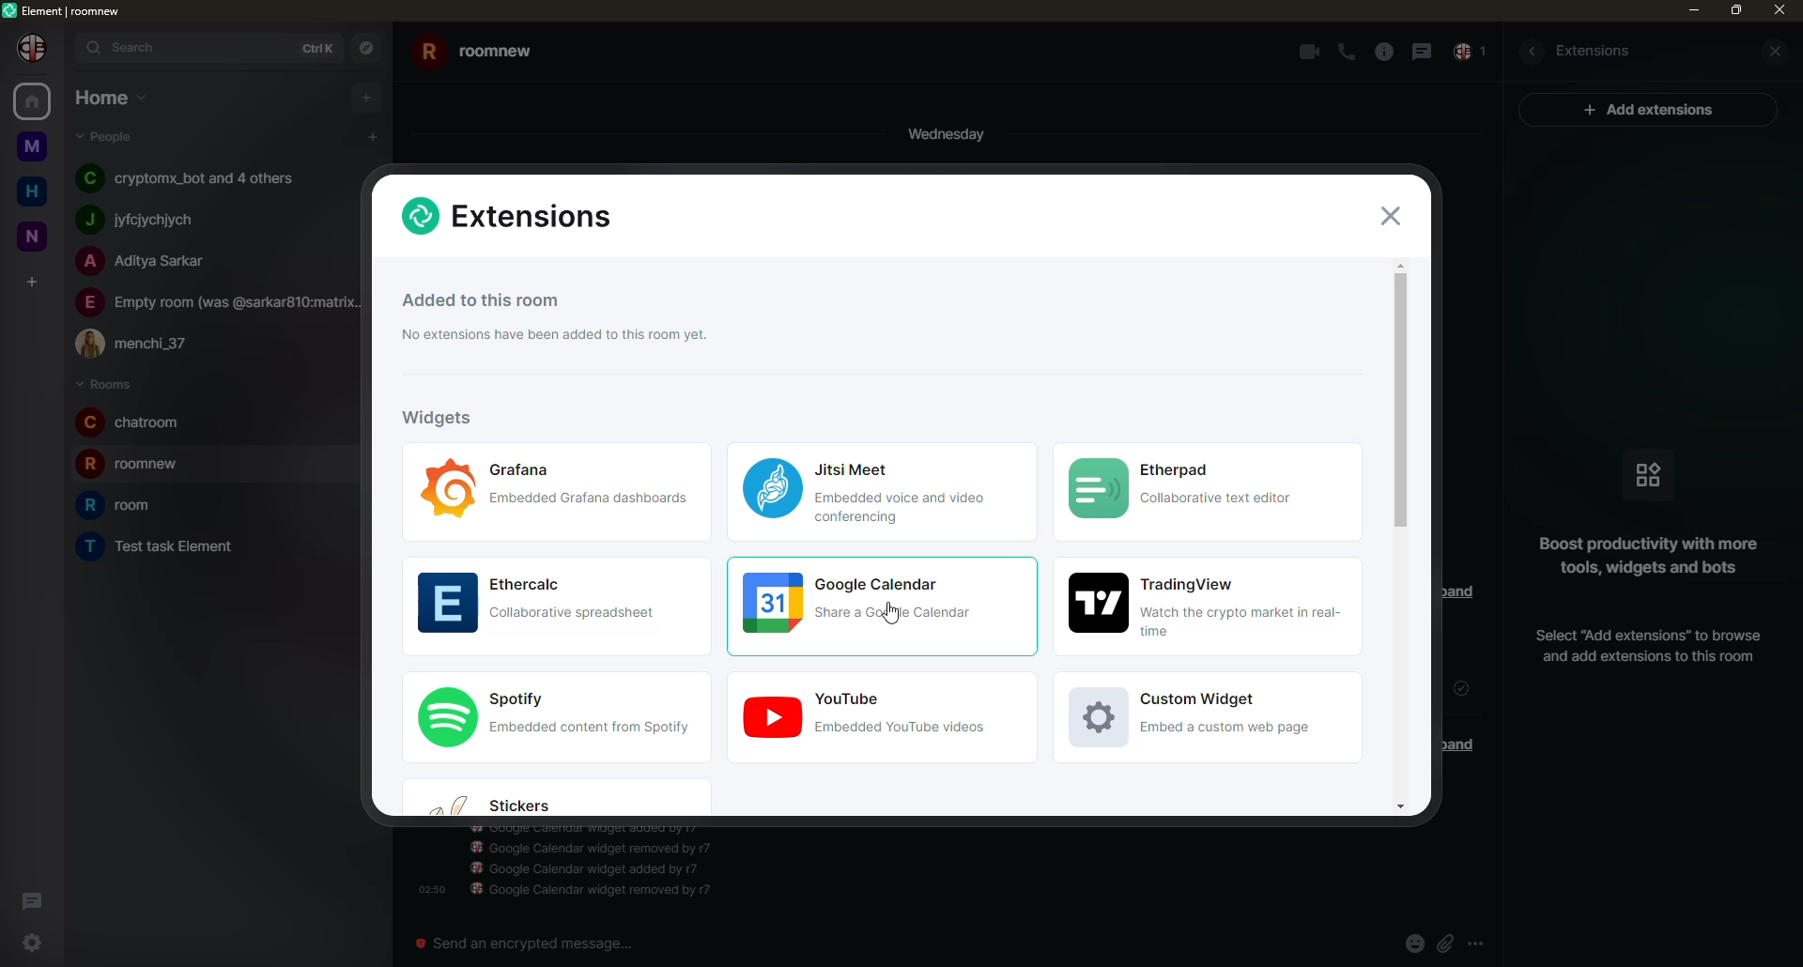 Image resolution: width=1803 pixels, height=967 pixels. What do you see at coordinates (163, 545) in the screenshot?
I see `room` at bounding box center [163, 545].